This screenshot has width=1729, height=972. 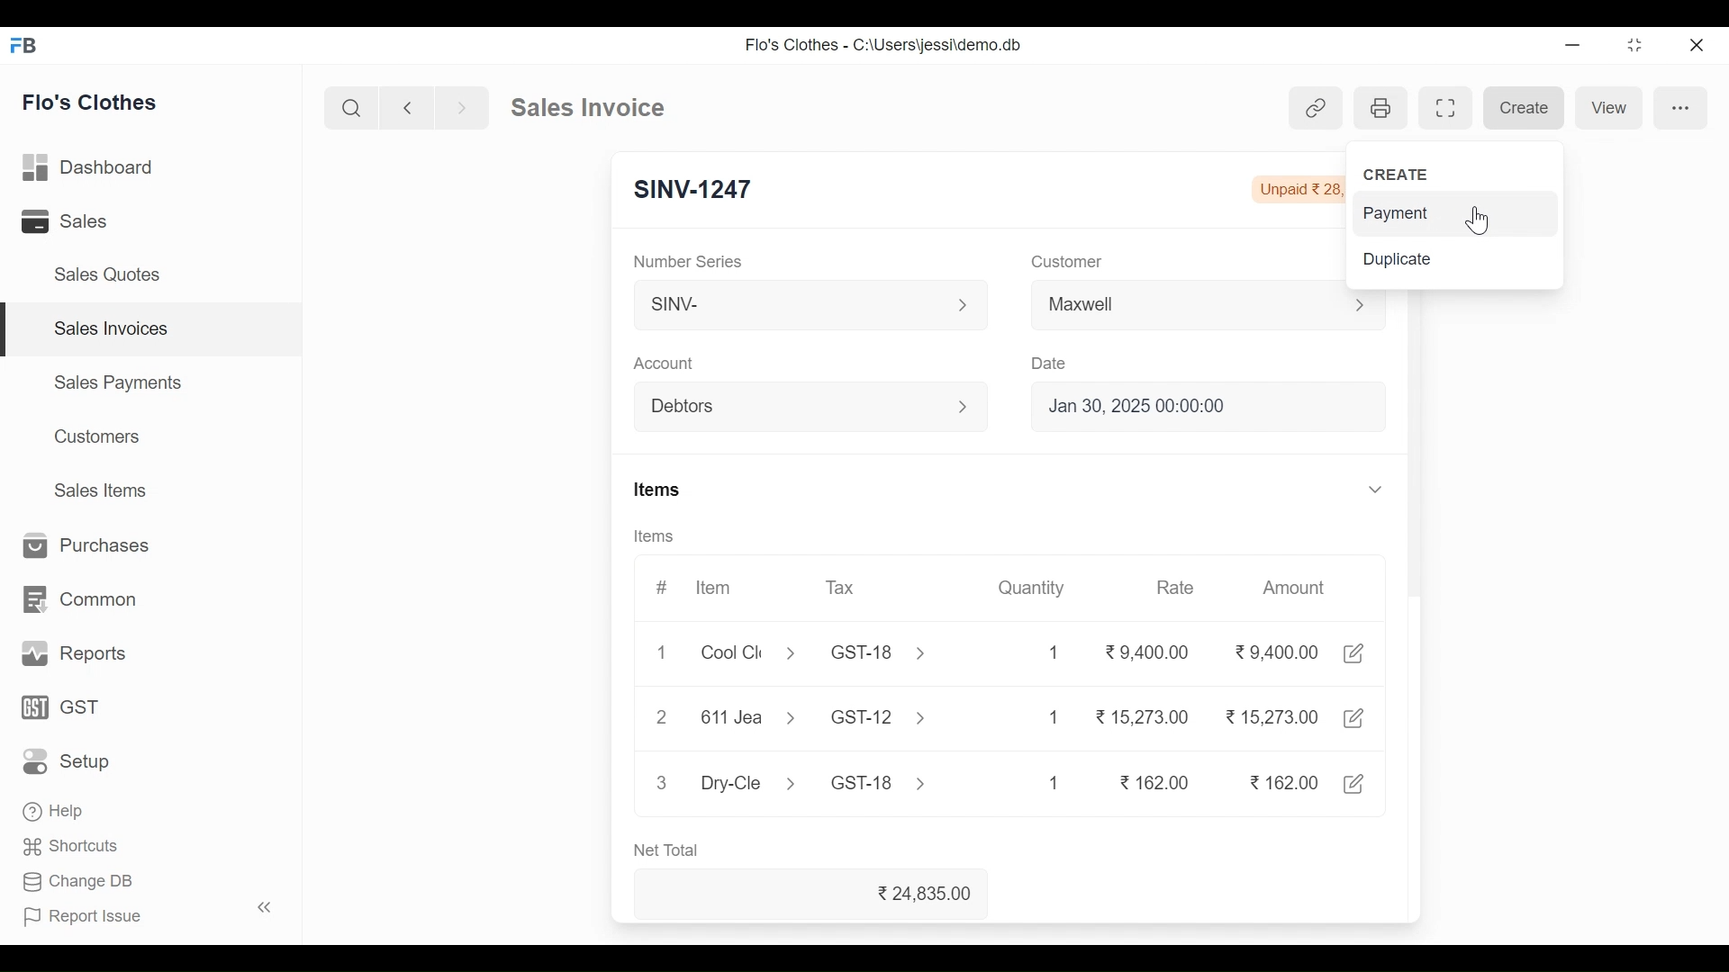 I want to click on Cool Cle > GST-18 >, so click(x=813, y=652).